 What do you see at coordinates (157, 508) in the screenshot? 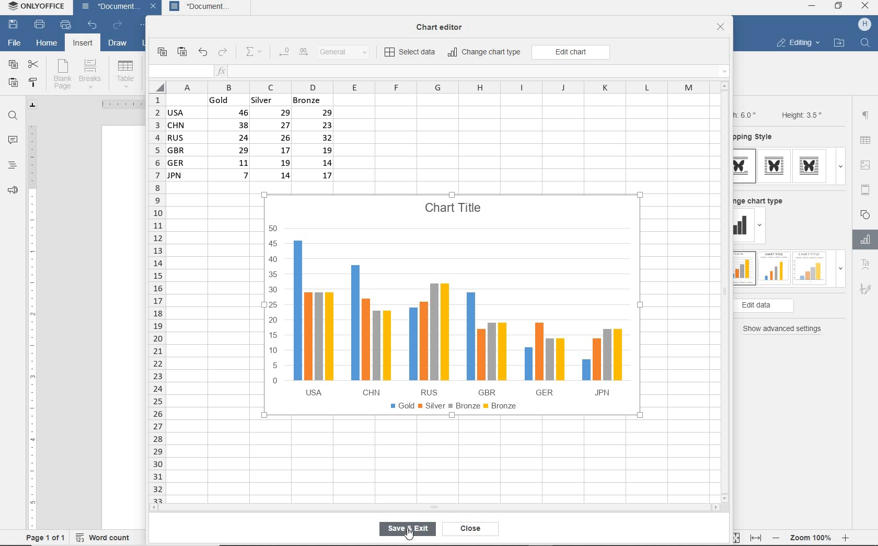
I see `scroll left` at bounding box center [157, 508].